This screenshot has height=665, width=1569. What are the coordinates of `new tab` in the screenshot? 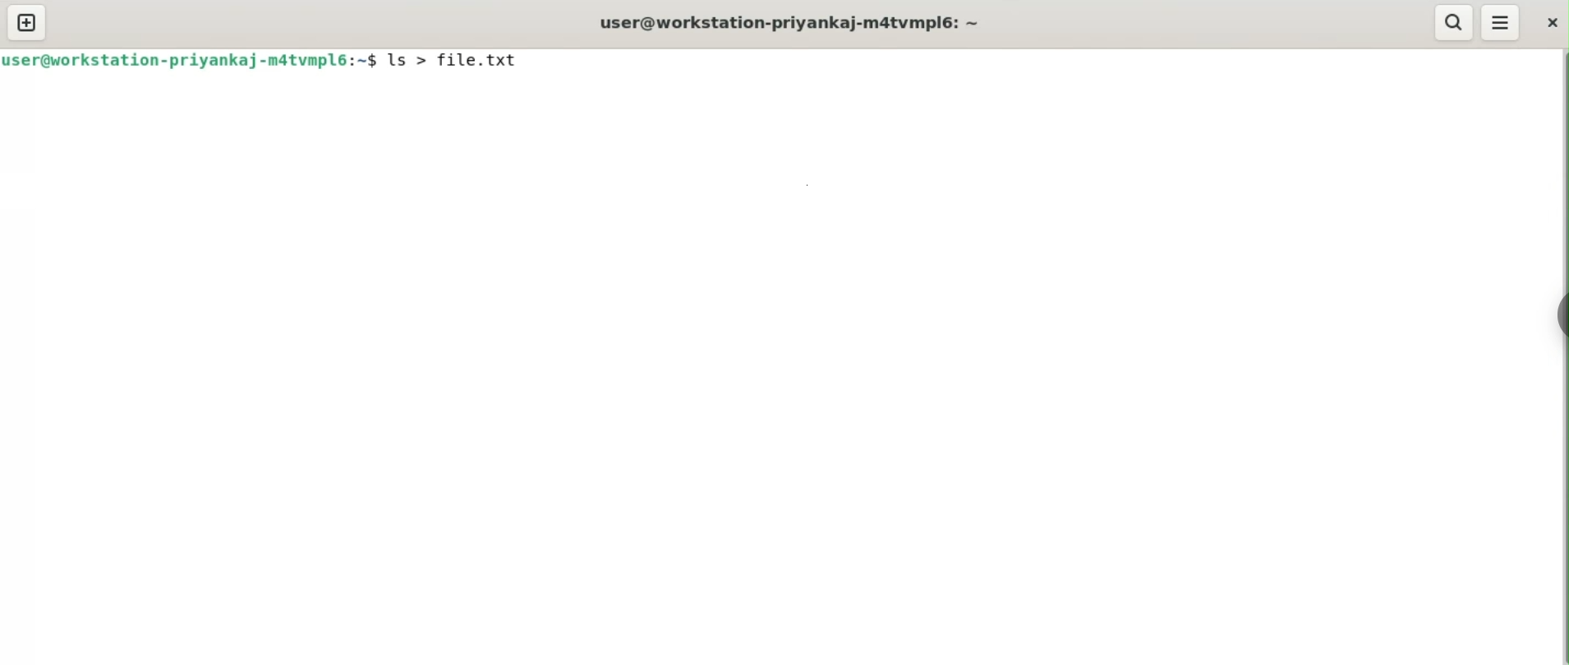 It's located at (28, 22).